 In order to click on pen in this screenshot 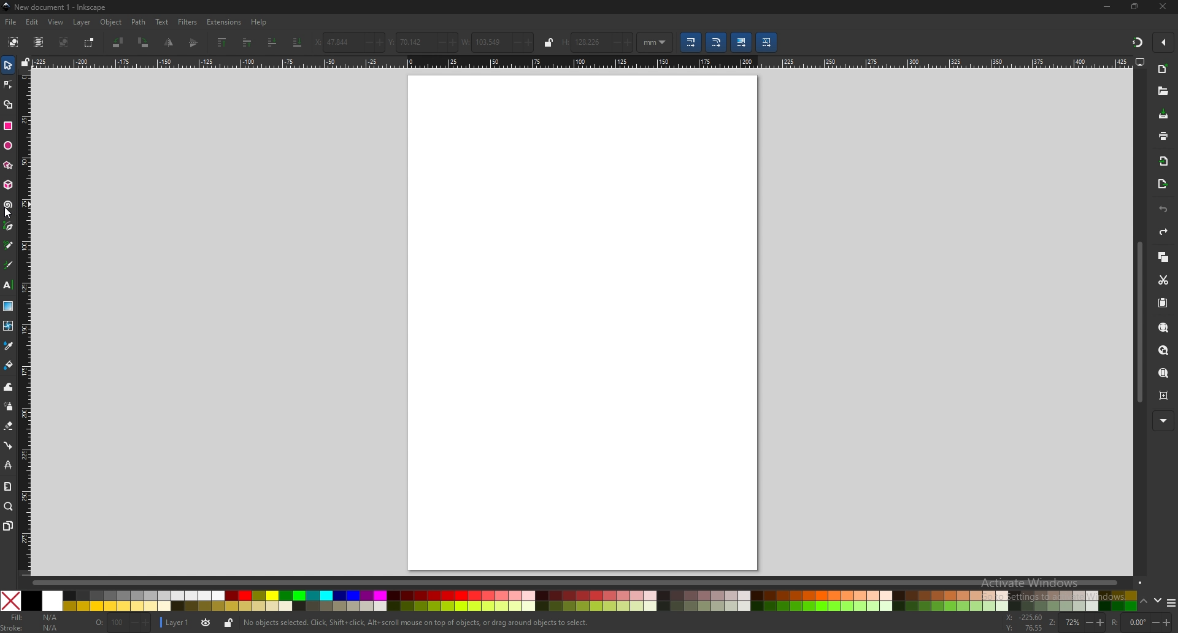, I will do `click(8, 226)`.